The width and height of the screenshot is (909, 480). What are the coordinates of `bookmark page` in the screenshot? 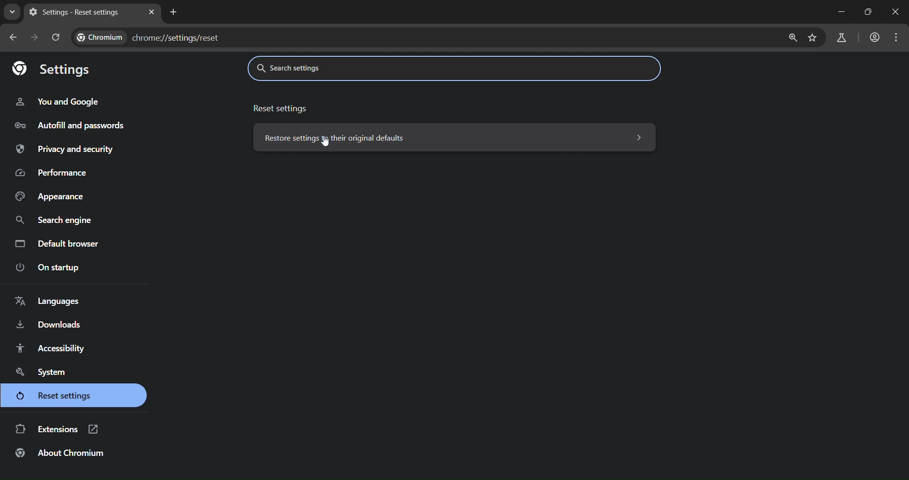 It's located at (813, 39).